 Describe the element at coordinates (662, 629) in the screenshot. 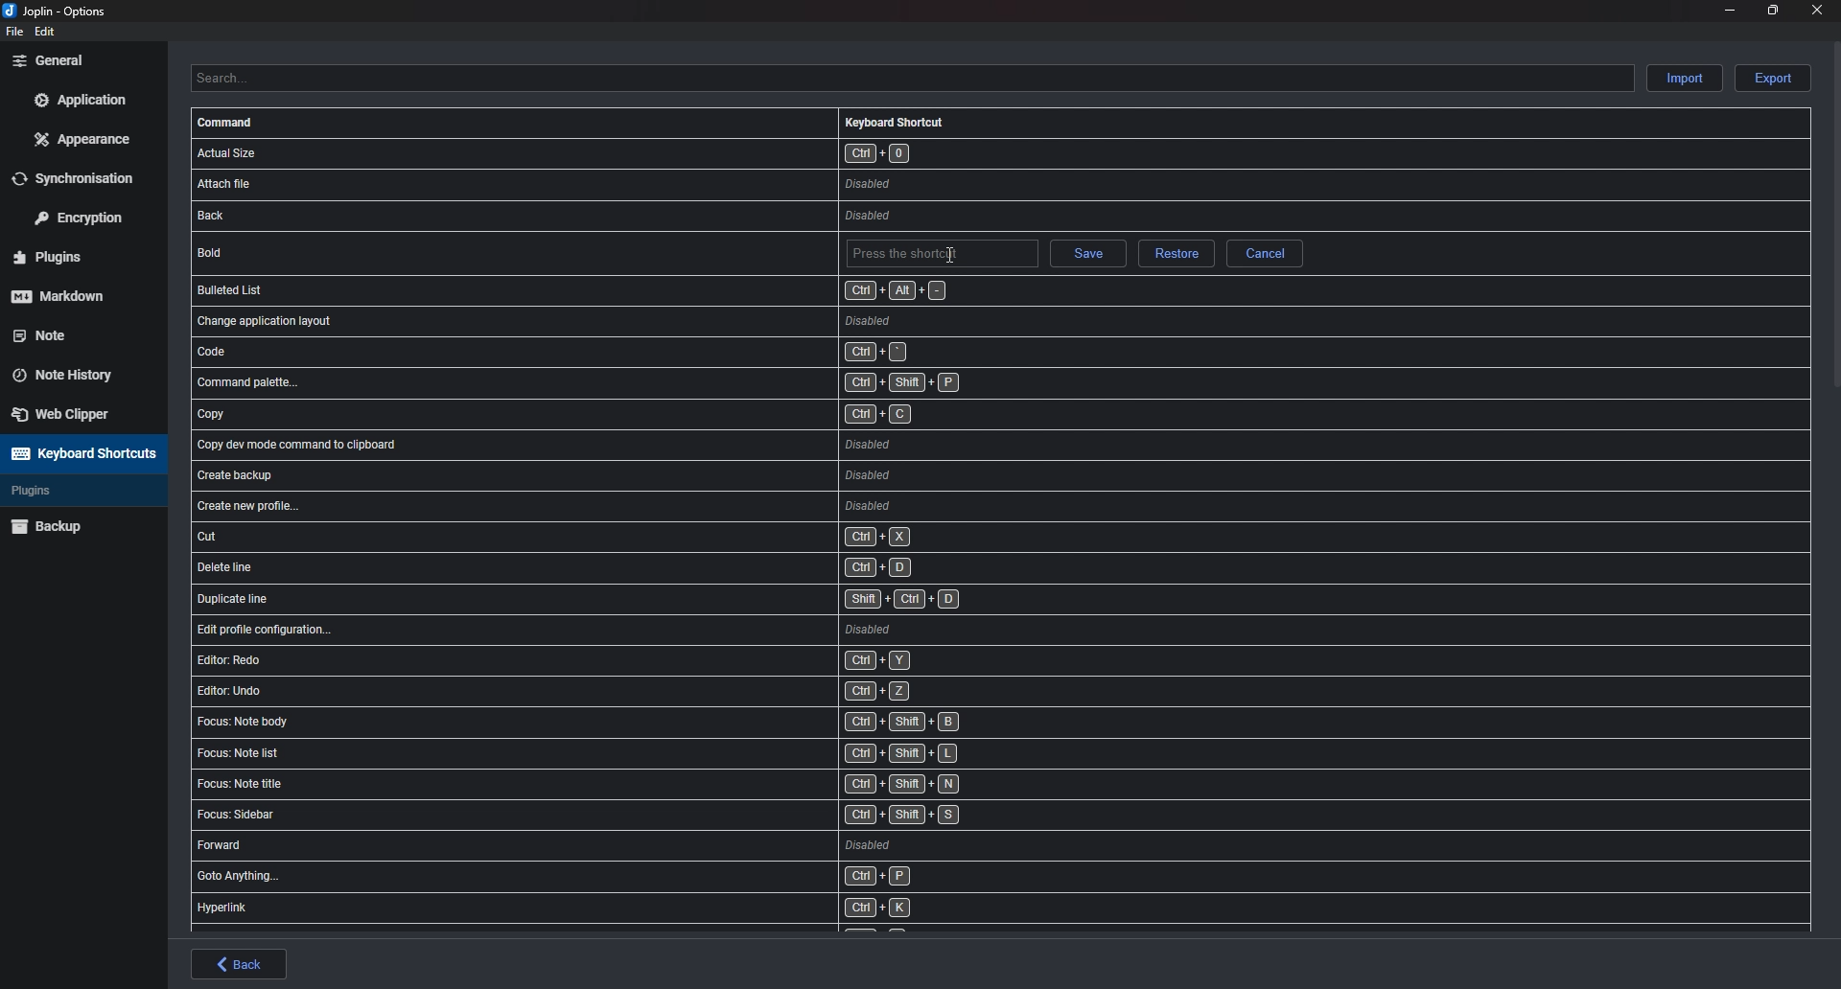

I see `shortcut` at that location.